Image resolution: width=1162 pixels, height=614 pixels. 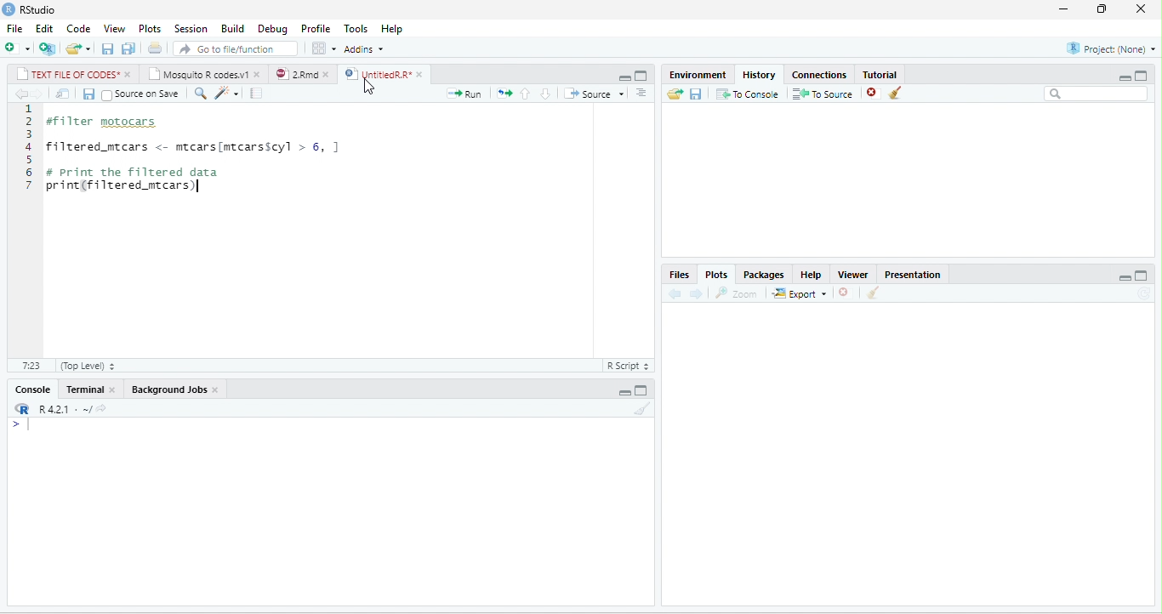 What do you see at coordinates (545, 94) in the screenshot?
I see `down` at bounding box center [545, 94].